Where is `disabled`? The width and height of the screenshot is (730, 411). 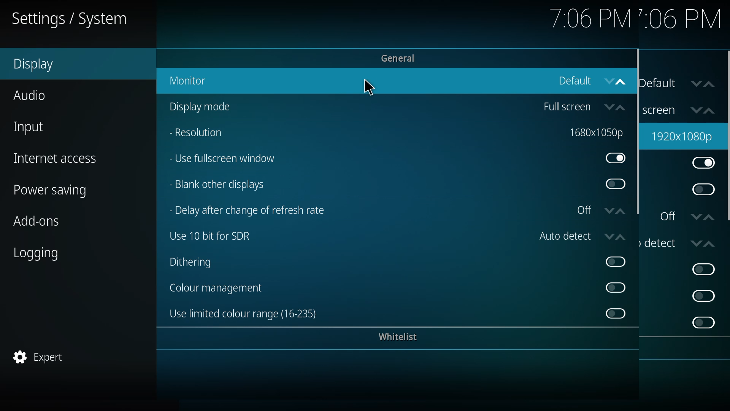 disabled is located at coordinates (613, 288).